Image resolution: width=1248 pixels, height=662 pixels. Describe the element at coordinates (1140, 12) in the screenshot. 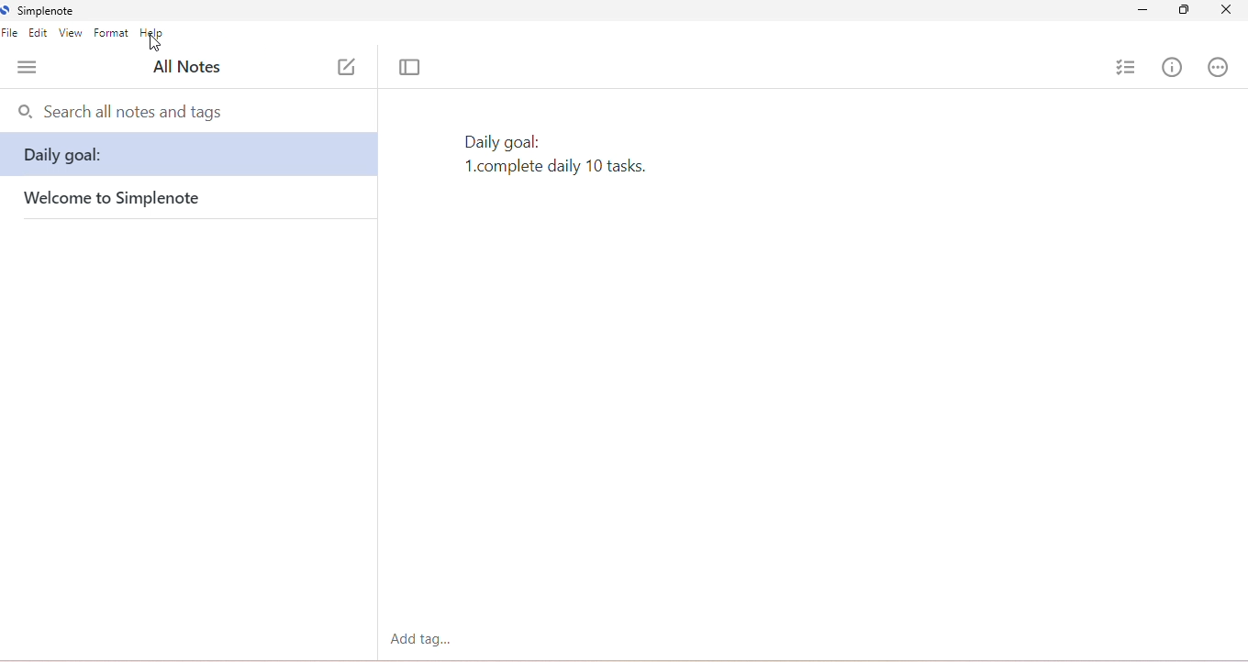

I see `minimize` at that location.